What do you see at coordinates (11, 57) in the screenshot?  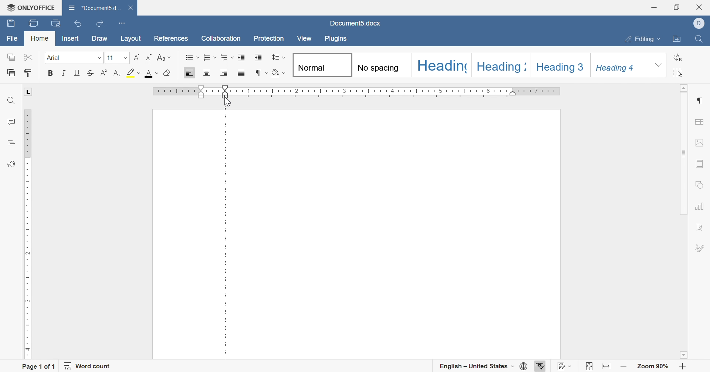 I see `copy` at bounding box center [11, 57].